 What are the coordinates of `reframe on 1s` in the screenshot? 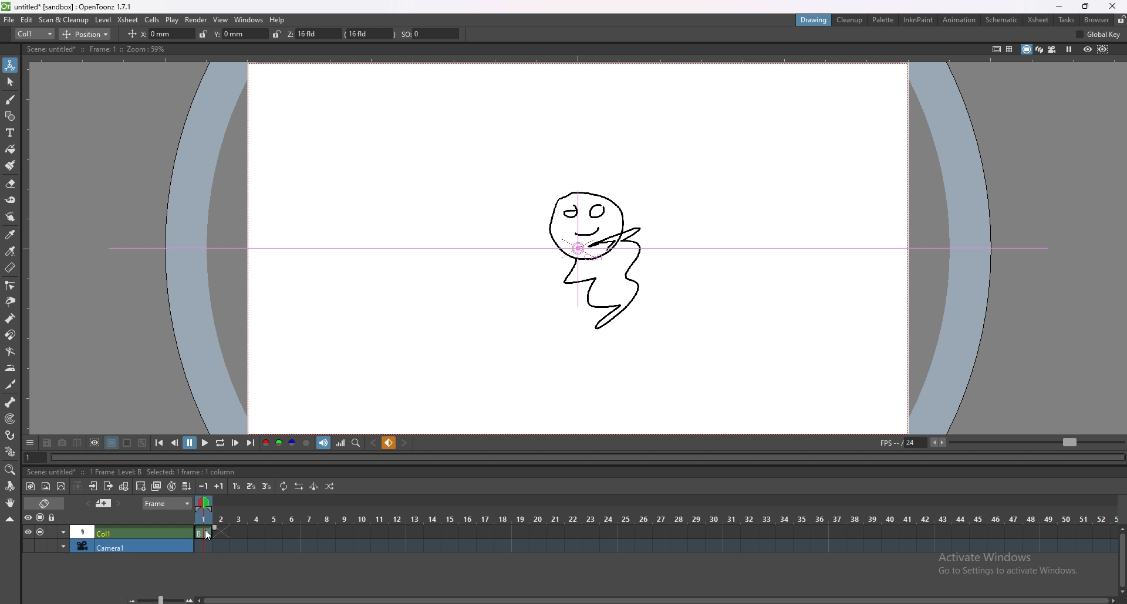 It's located at (237, 487).